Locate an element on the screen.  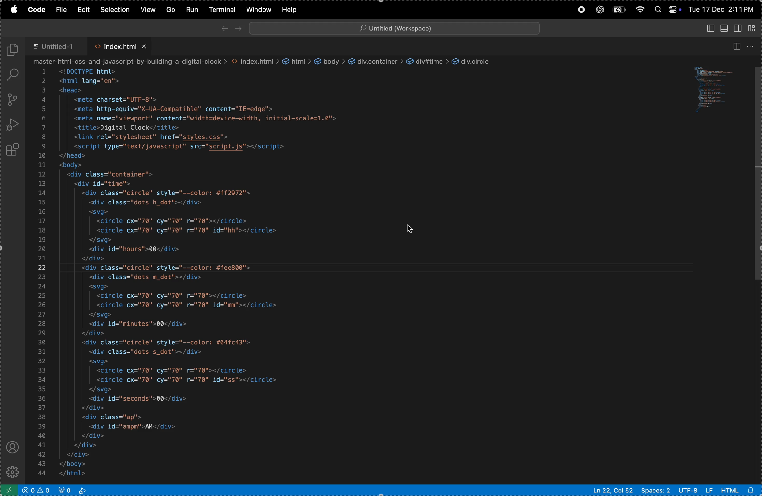
html is located at coordinates (739, 491).